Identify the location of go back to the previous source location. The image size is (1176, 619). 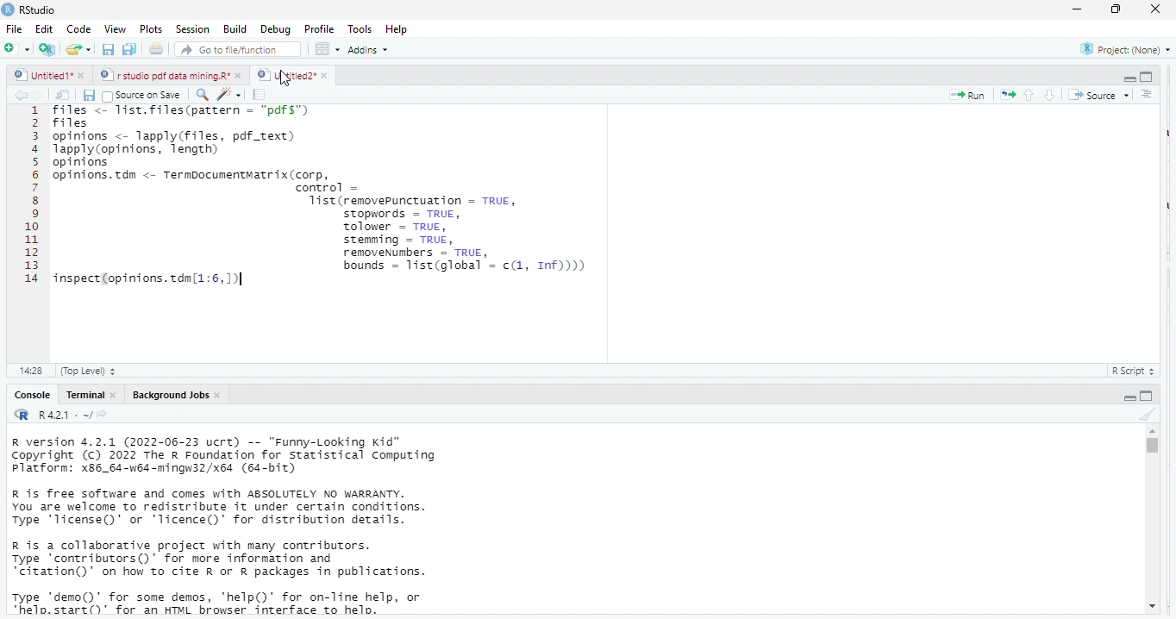
(21, 95).